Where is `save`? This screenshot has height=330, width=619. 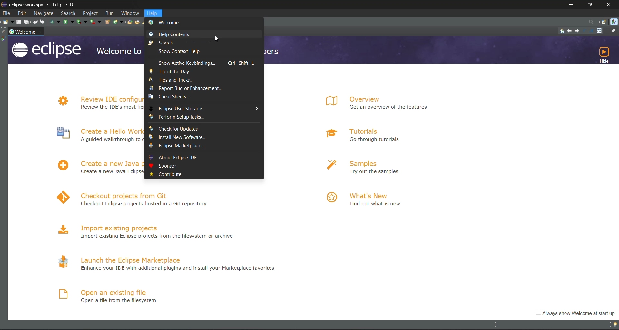 save is located at coordinates (19, 22).